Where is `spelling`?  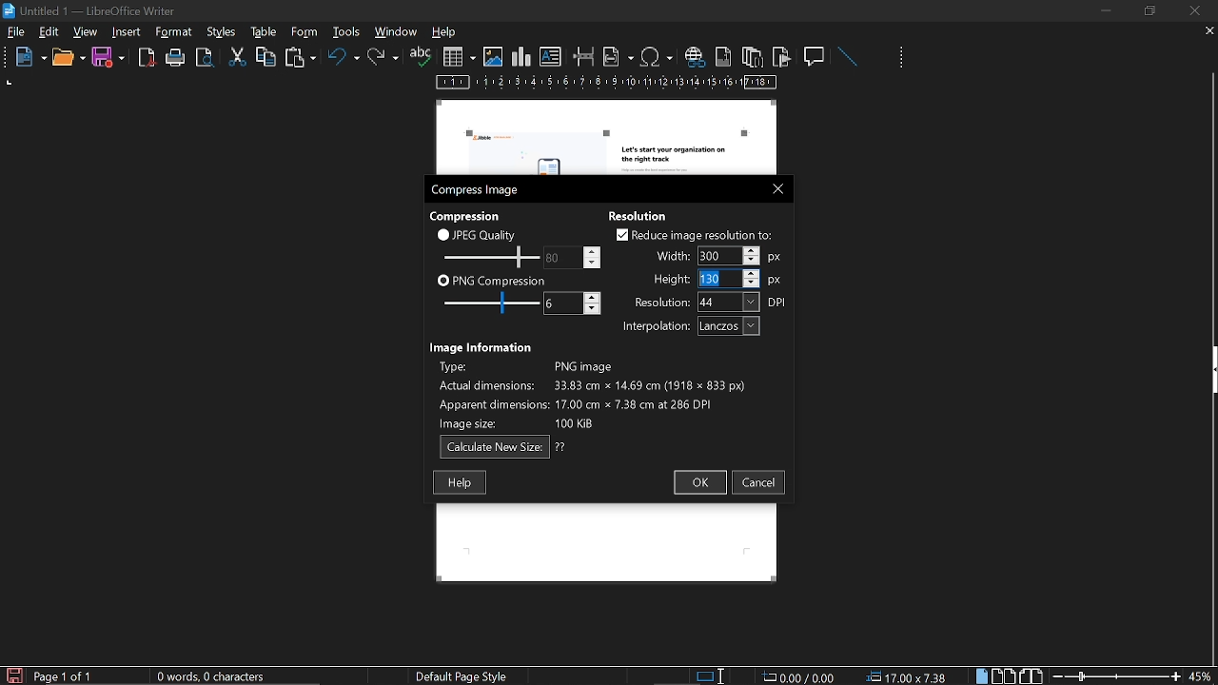
spelling is located at coordinates (421, 57).